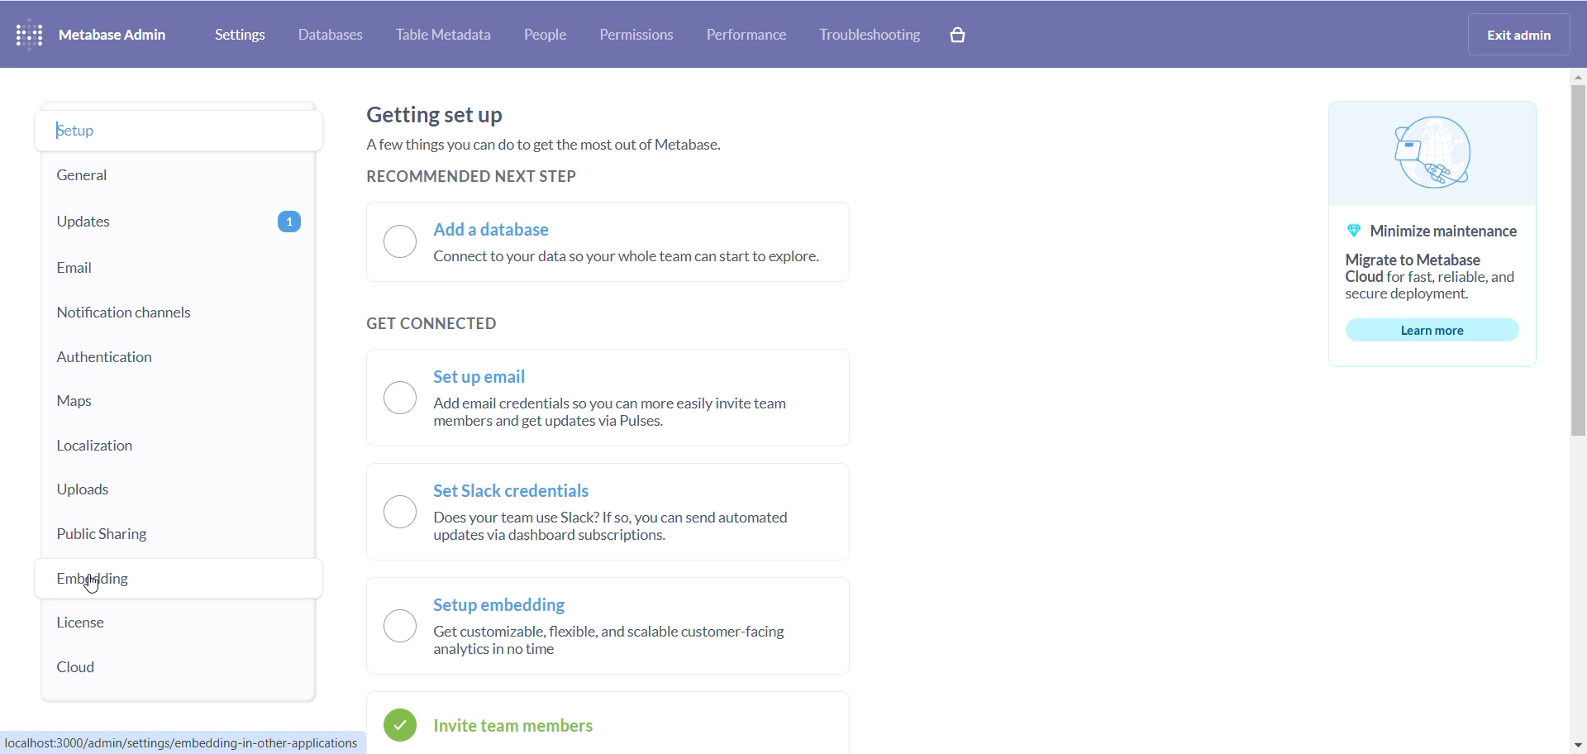  I want to click on authentication, so click(160, 360).